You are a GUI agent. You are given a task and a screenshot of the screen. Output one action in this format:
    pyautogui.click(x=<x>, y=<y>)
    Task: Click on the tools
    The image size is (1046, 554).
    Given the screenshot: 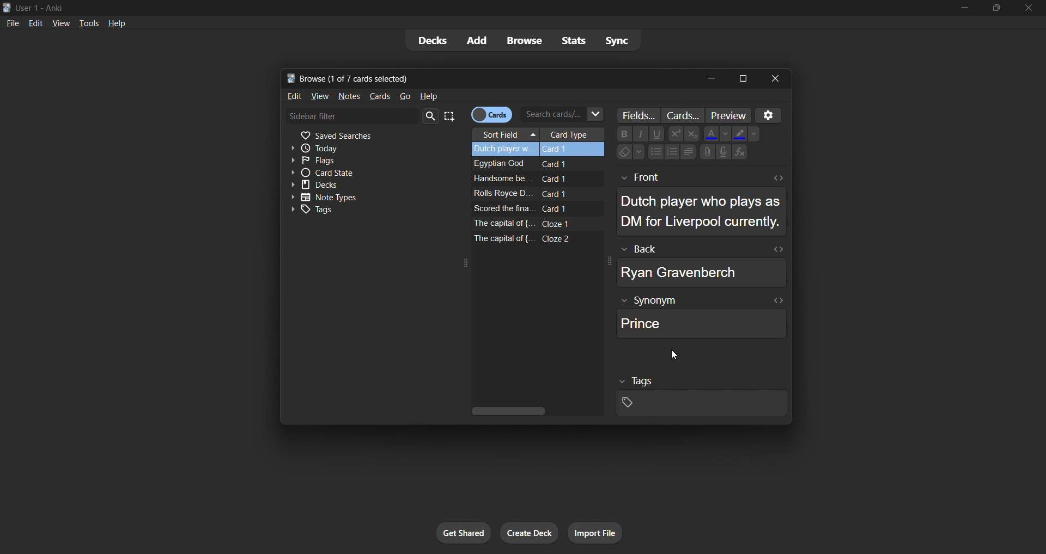 What is the action you would take?
    pyautogui.click(x=88, y=23)
    